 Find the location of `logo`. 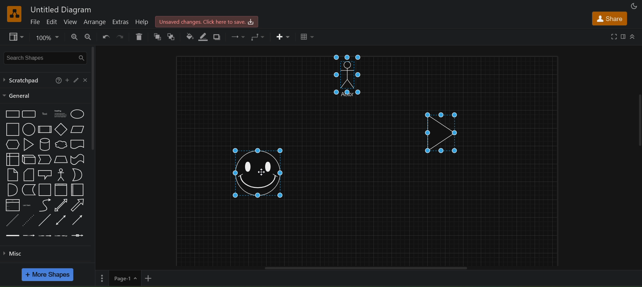

logo is located at coordinates (14, 14).